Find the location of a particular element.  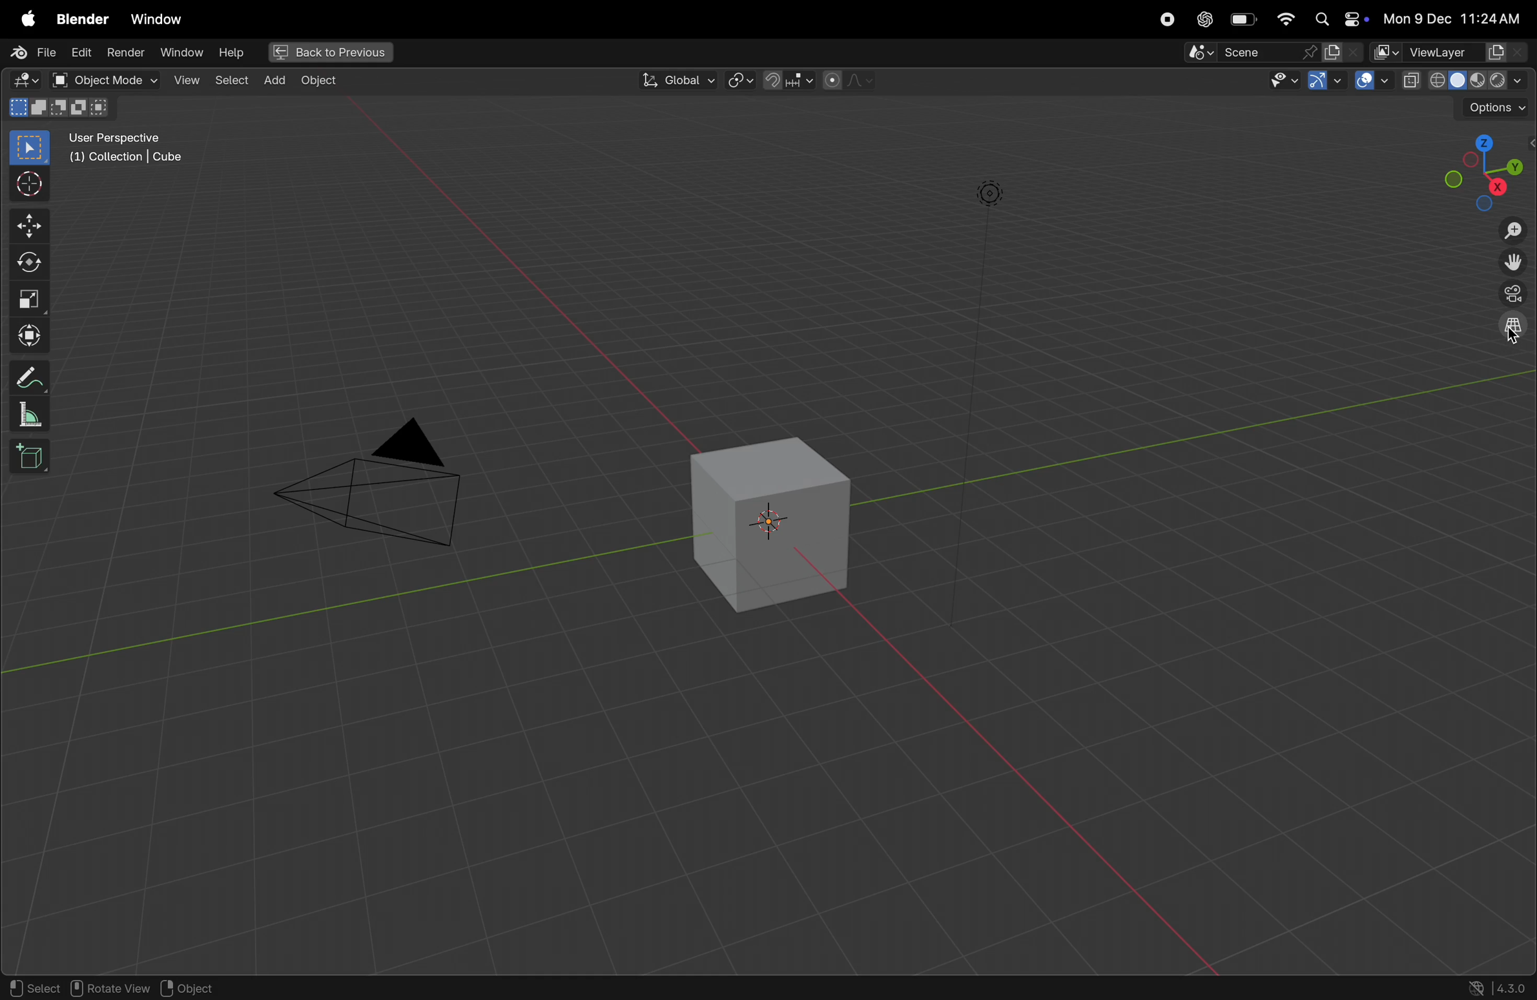

render is located at coordinates (123, 52).